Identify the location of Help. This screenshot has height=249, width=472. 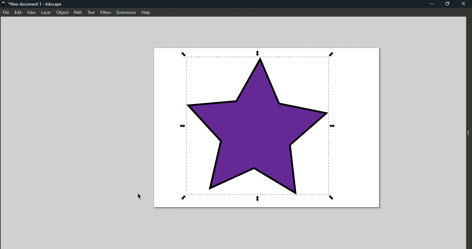
(147, 12).